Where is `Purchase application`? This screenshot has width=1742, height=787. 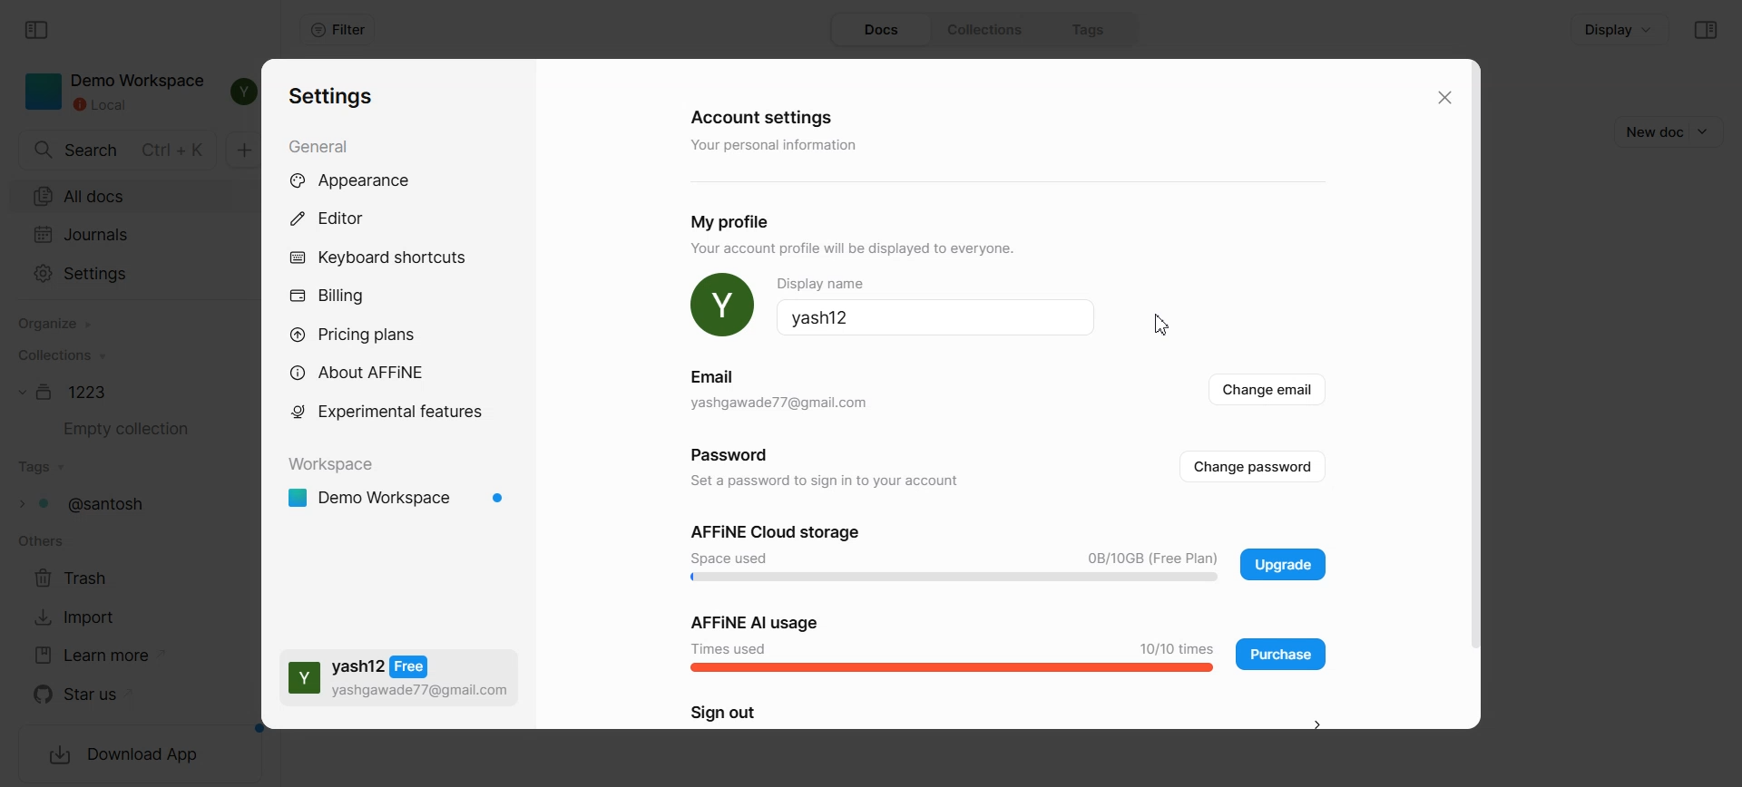 Purchase application is located at coordinates (1281, 653).